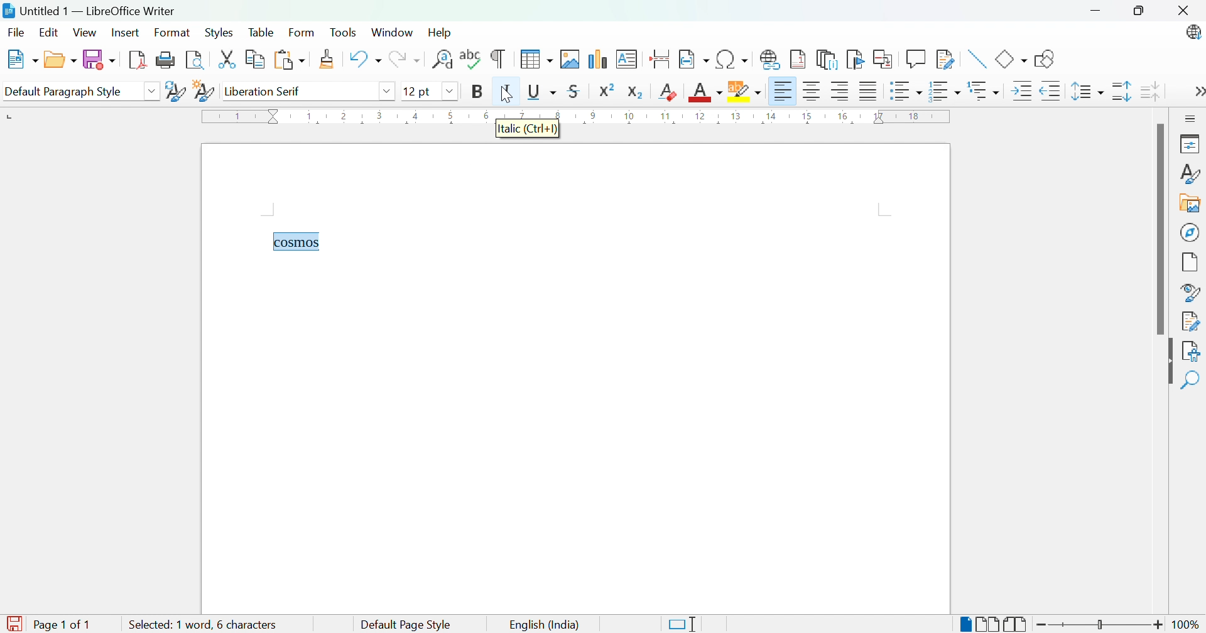  I want to click on Close, so click(1187, 13).